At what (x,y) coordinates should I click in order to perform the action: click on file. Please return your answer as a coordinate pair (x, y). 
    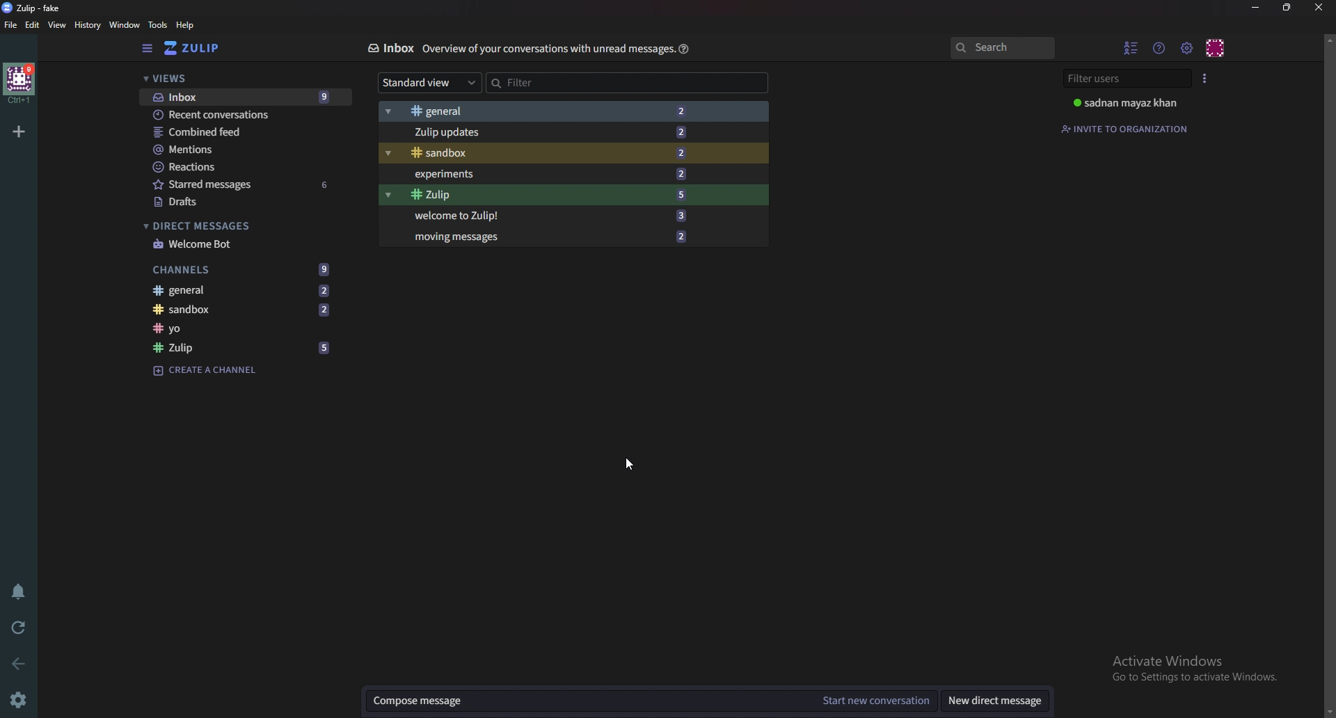
    Looking at the image, I should click on (11, 26).